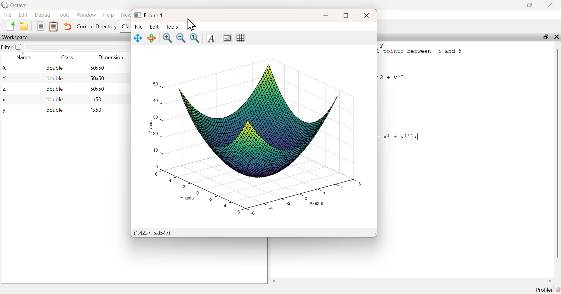  What do you see at coordinates (367, 15) in the screenshot?
I see `close` at bounding box center [367, 15].